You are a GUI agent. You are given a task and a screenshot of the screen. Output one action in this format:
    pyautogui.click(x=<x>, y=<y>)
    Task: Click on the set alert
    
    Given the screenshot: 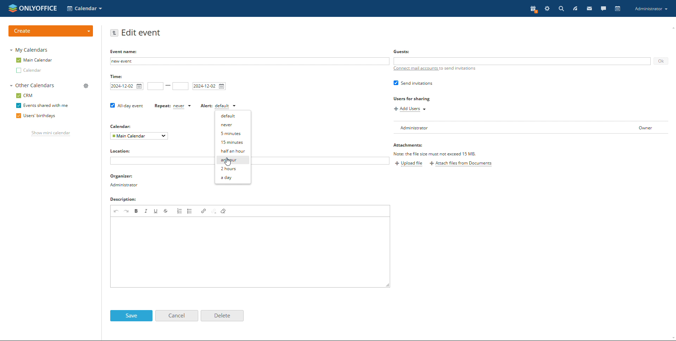 What is the action you would take?
    pyautogui.click(x=218, y=106)
    